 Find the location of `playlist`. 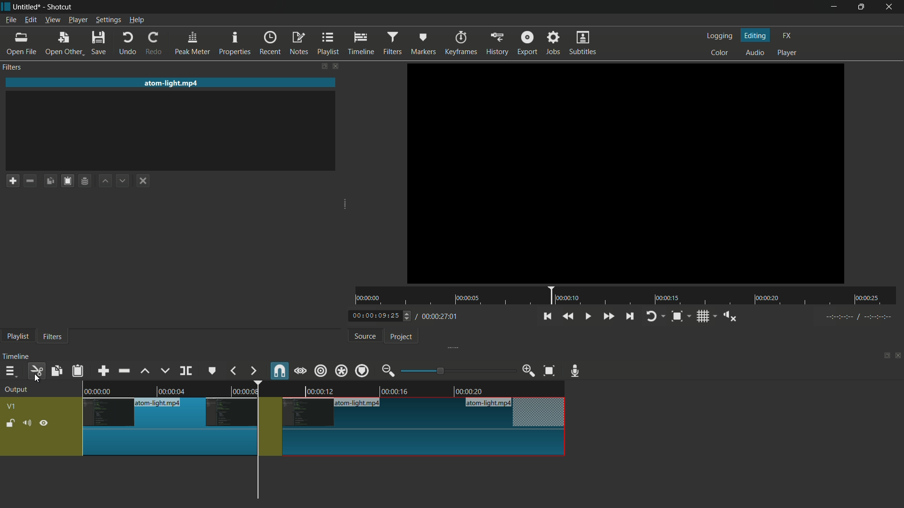

playlist is located at coordinates (17, 337).